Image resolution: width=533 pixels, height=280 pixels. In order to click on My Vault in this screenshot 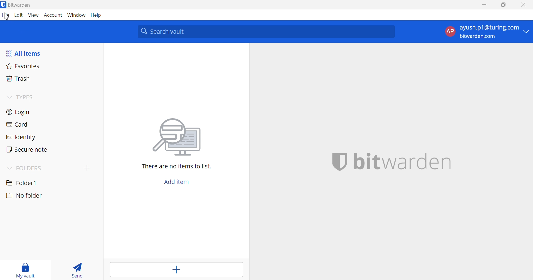, I will do `click(26, 269)`.